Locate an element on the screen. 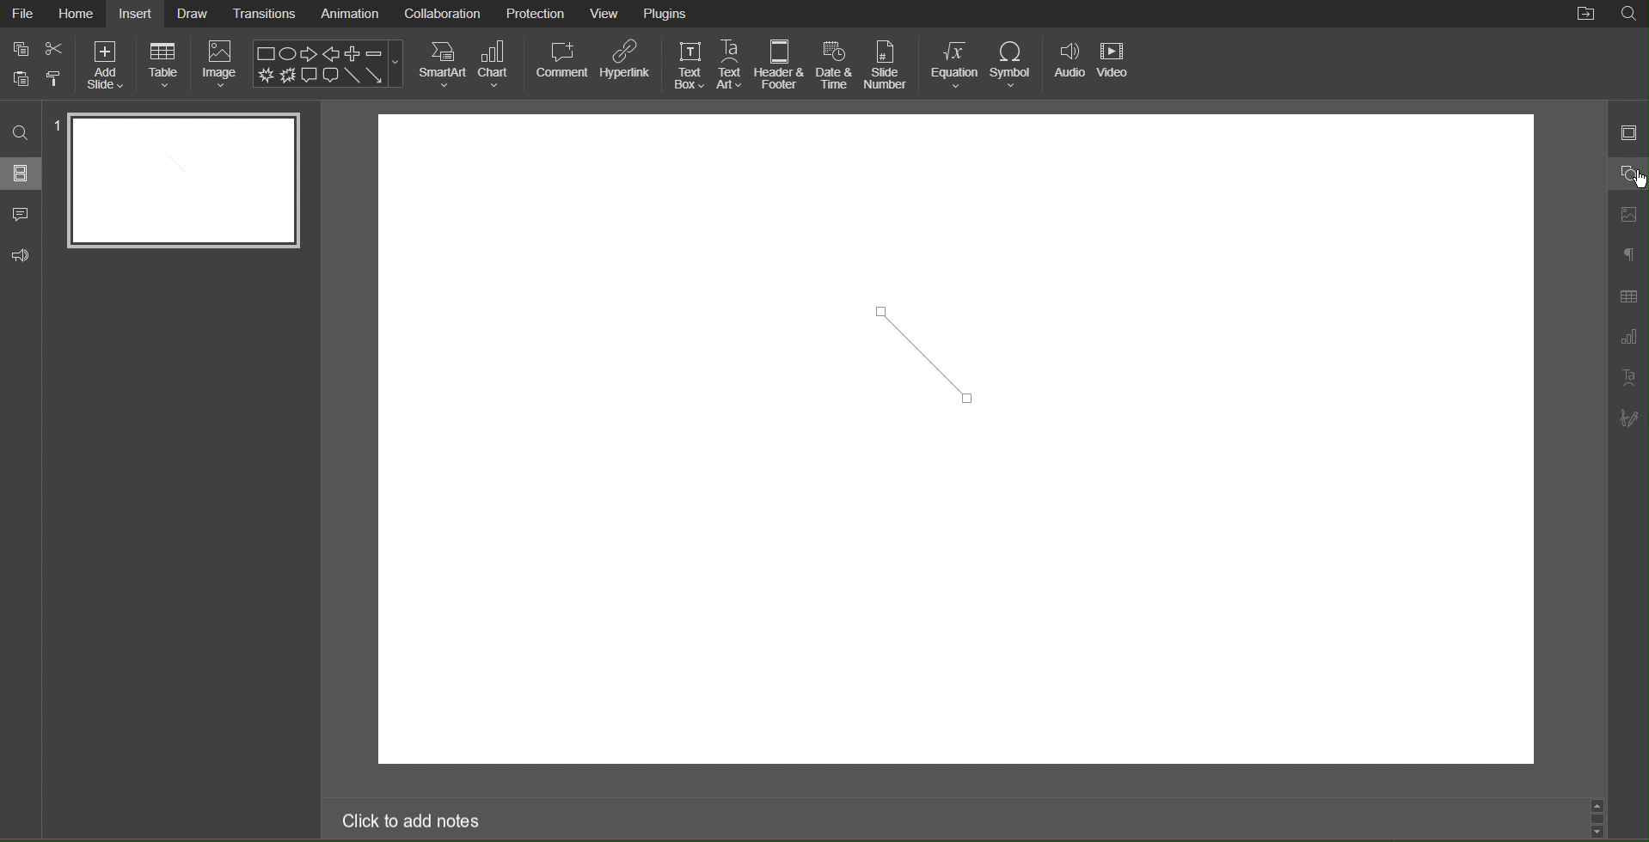 Image resolution: width=1649 pixels, height=842 pixels. Feedback and Support is located at coordinates (21, 256).